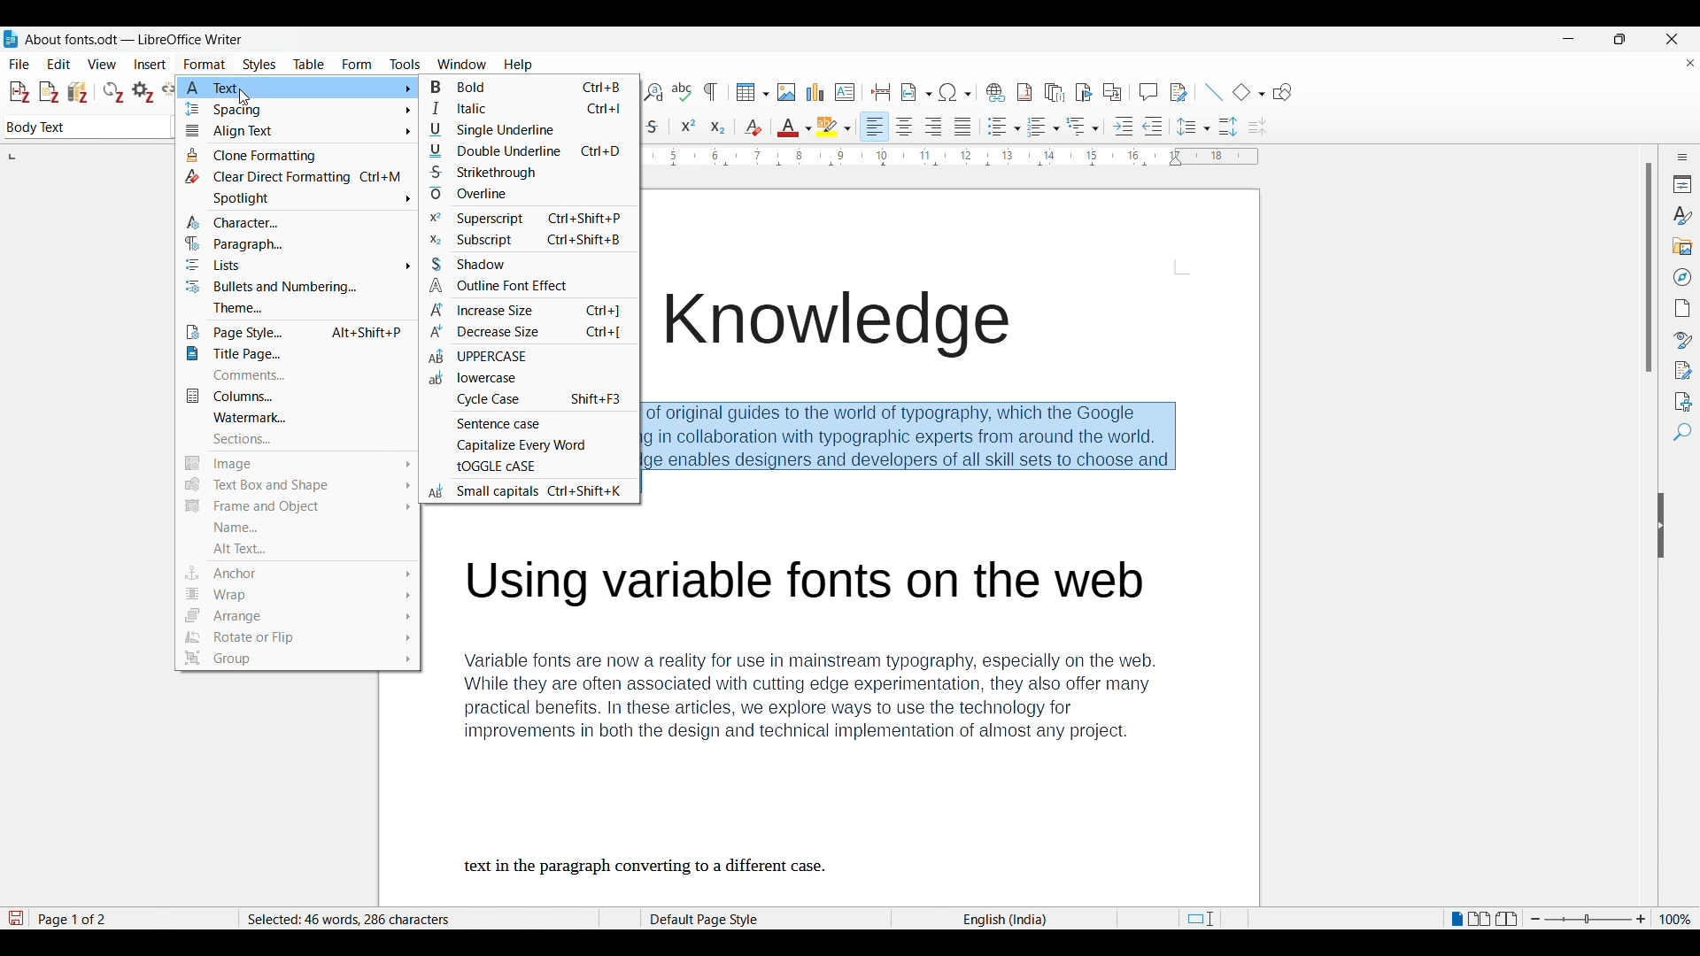 This screenshot has height=956, width=1700. I want to click on Decrease paragraph spacing, so click(1258, 127).